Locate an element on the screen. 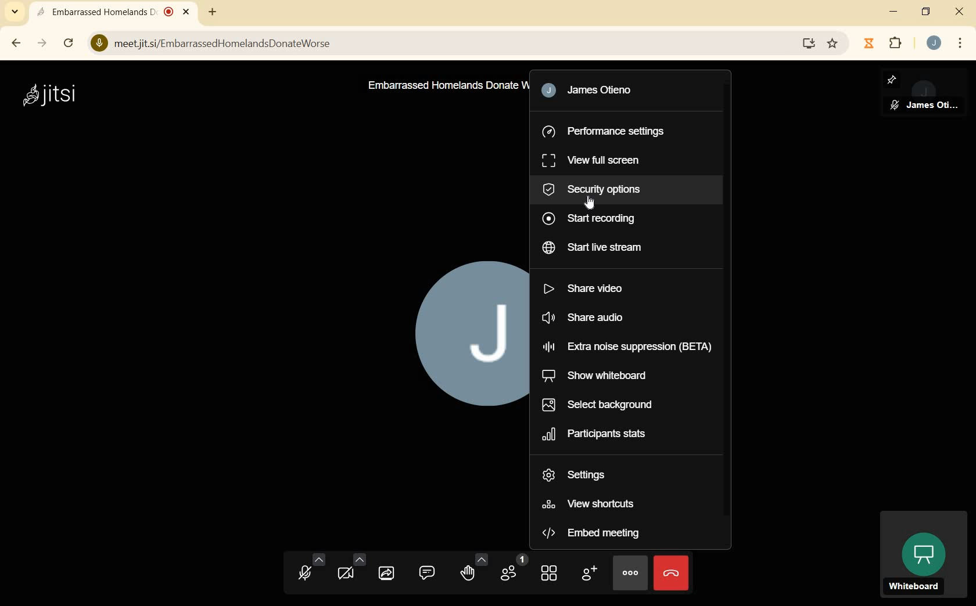 This screenshot has height=606, width=976. invite people is located at coordinates (590, 573).